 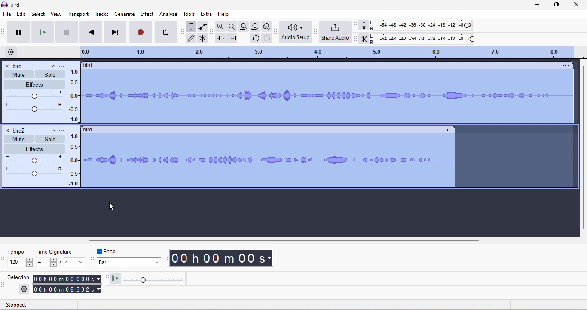 I want to click on enable looping, so click(x=165, y=32).